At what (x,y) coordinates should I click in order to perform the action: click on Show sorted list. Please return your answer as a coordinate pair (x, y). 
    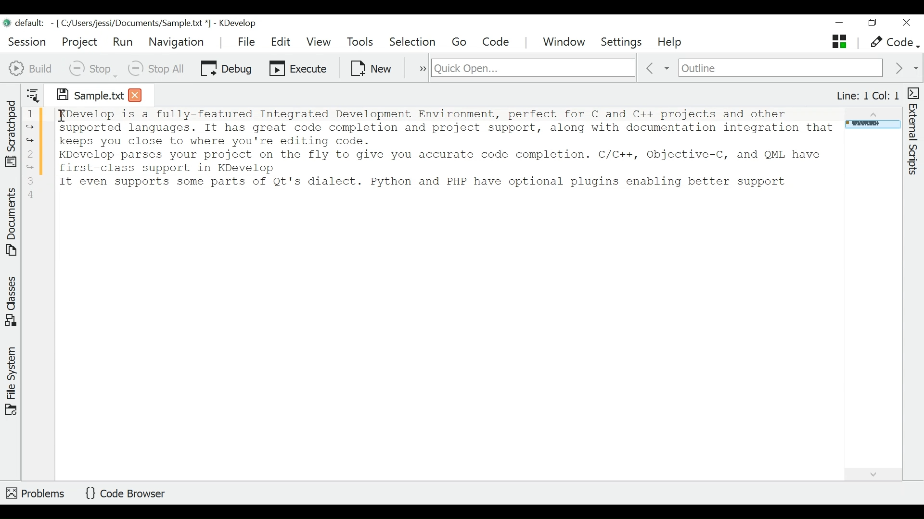
    Looking at the image, I should click on (33, 93).